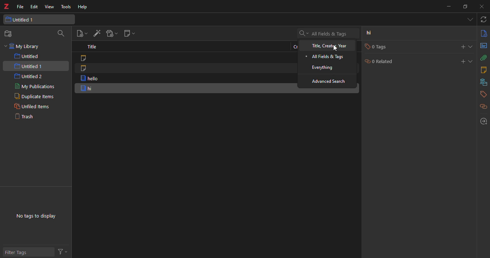 Image resolution: width=490 pixels, height=258 pixels. Describe the element at coordinates (84, 8) in the screenshot. I see `help` at that location.